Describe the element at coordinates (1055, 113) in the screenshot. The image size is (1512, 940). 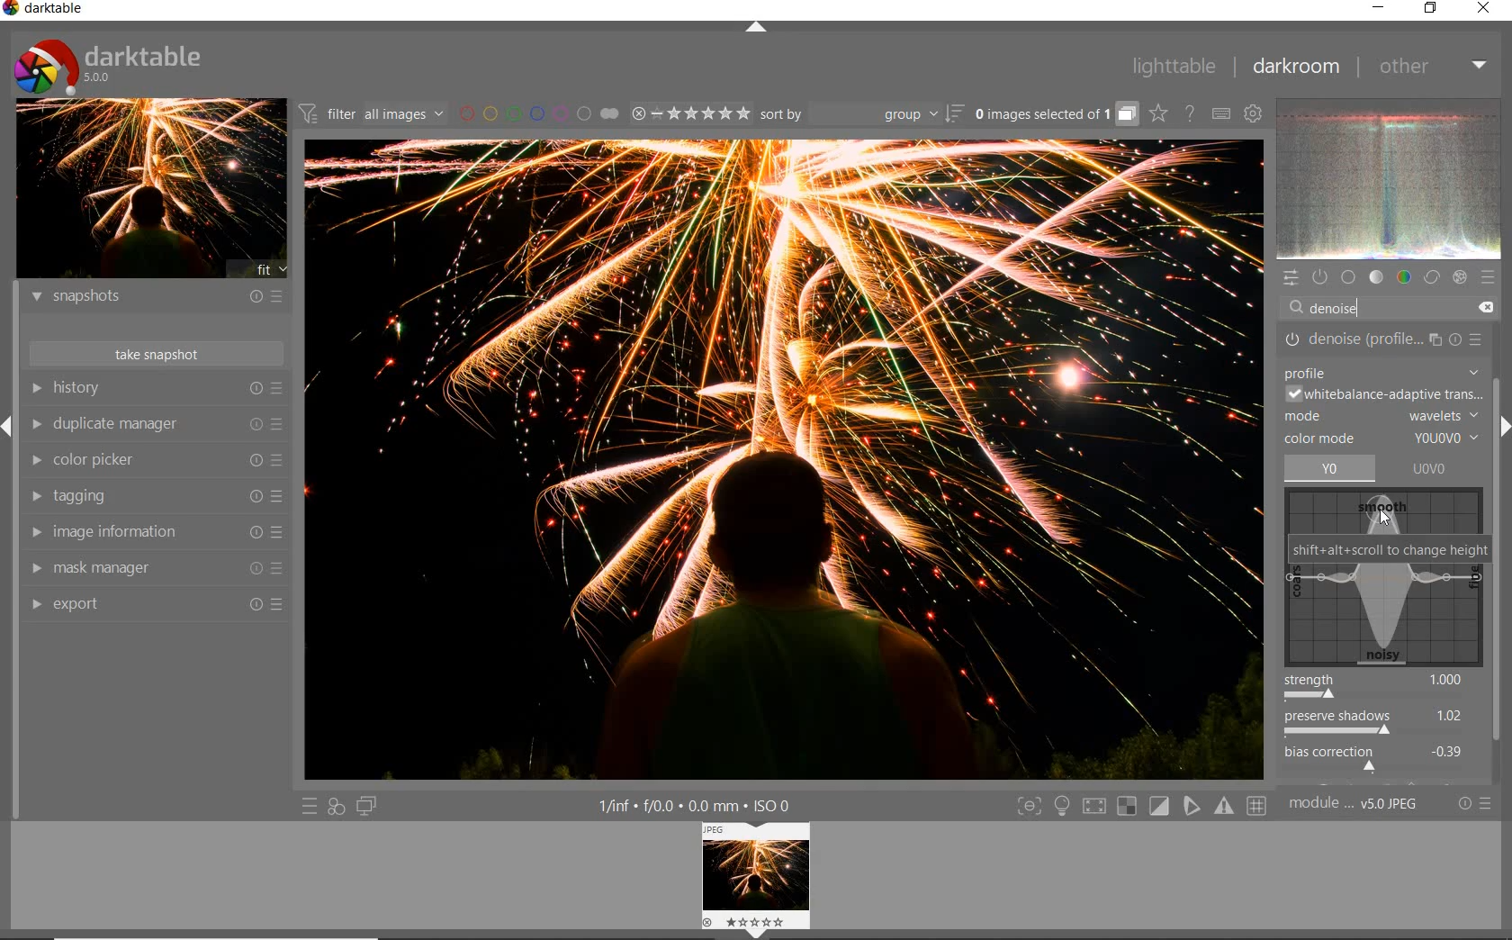
I see `grouped images` at that location.